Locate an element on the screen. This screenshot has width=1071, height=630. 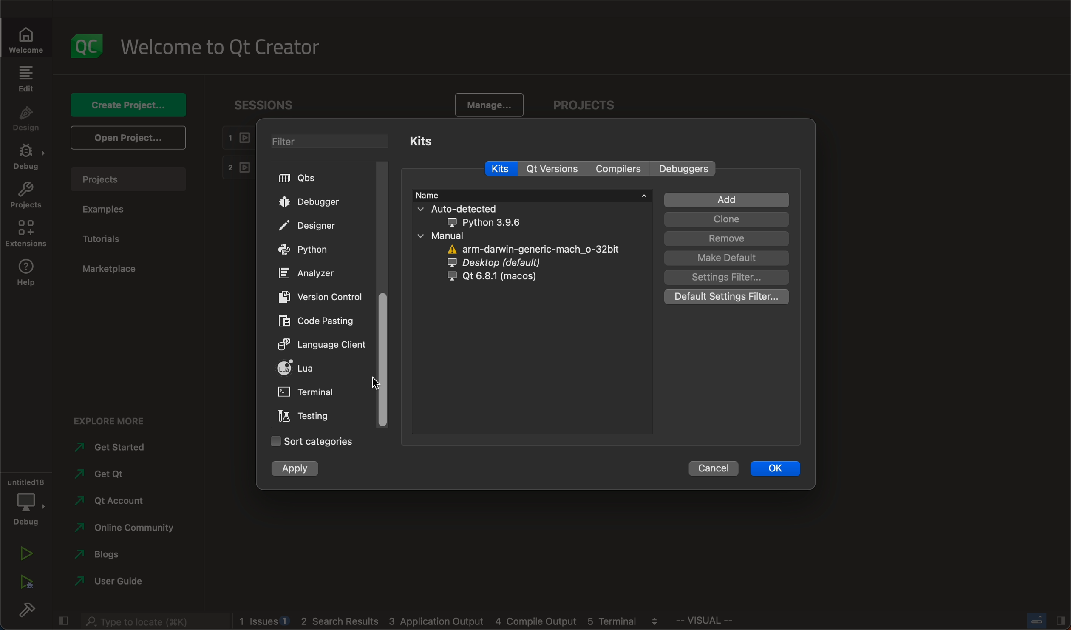
create project is located at coordinates (128, 103).